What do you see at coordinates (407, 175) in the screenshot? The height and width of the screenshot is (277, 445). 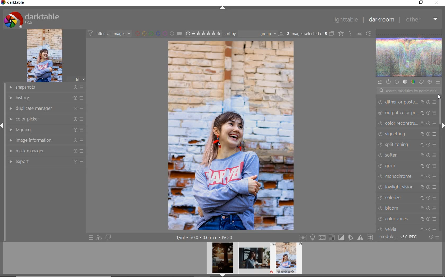 I see `enlarge canvas` at bounding box center [407, 175].